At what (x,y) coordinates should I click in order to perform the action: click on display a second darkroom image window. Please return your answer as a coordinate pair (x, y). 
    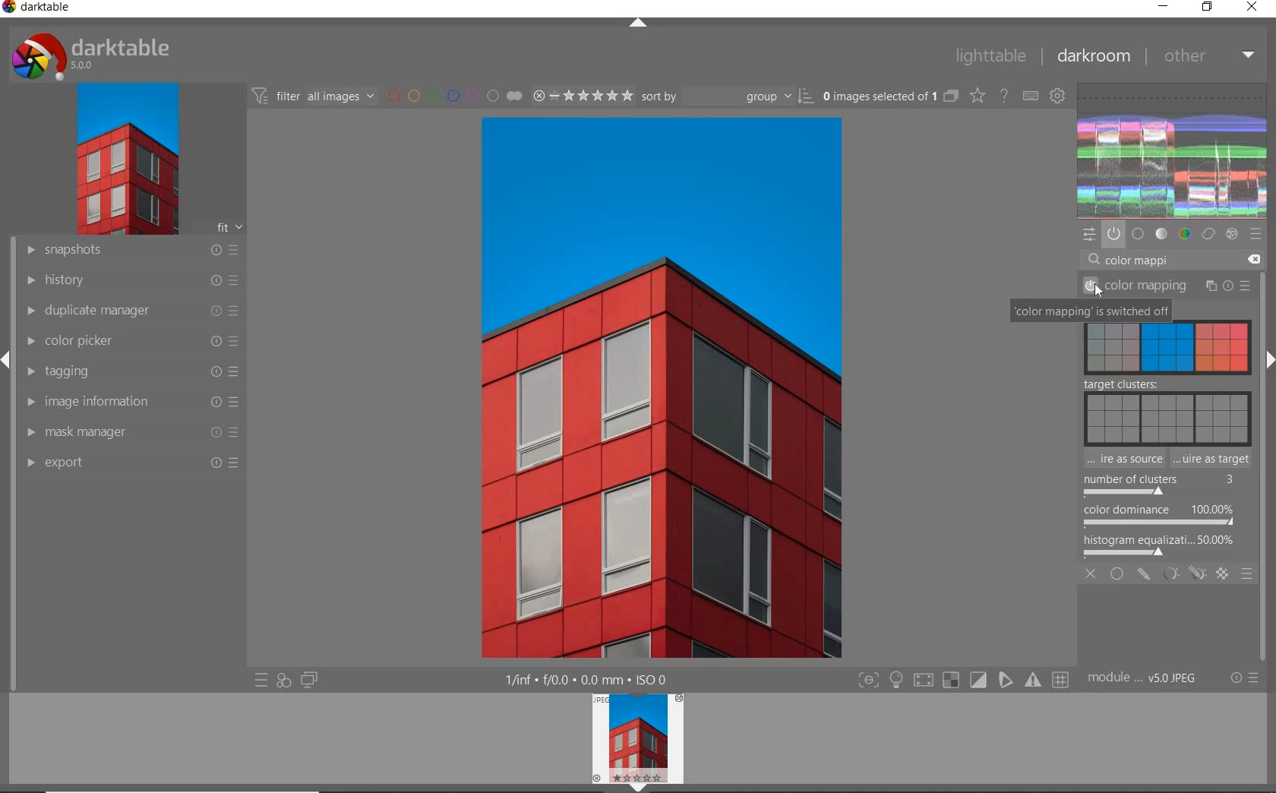
    Looking at the image, I should click on (307, 682).